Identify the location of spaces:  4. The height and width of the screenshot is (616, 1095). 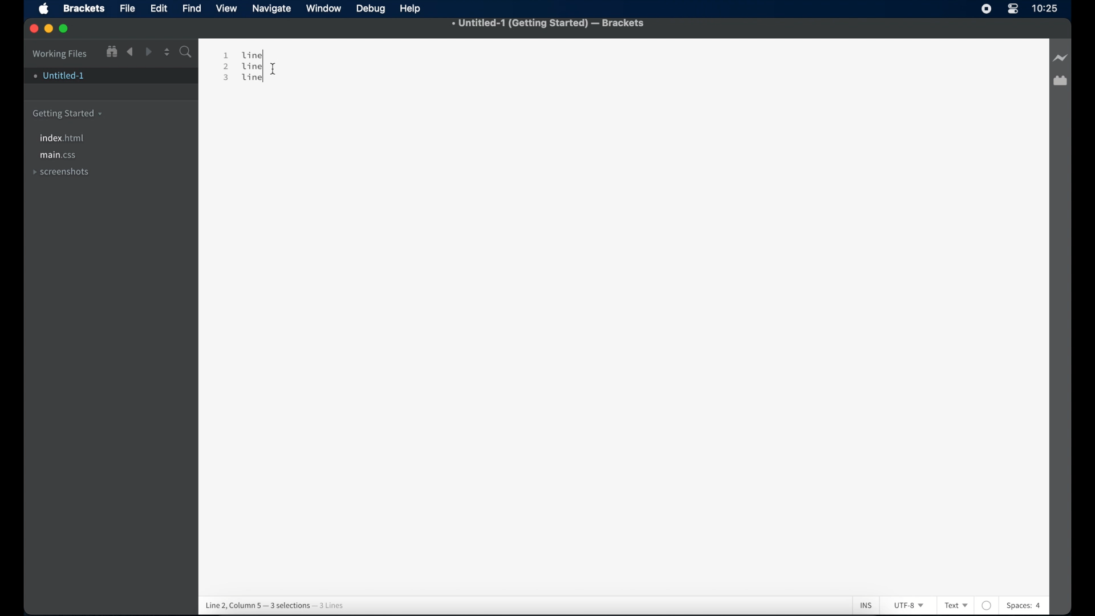
(1028, 601).